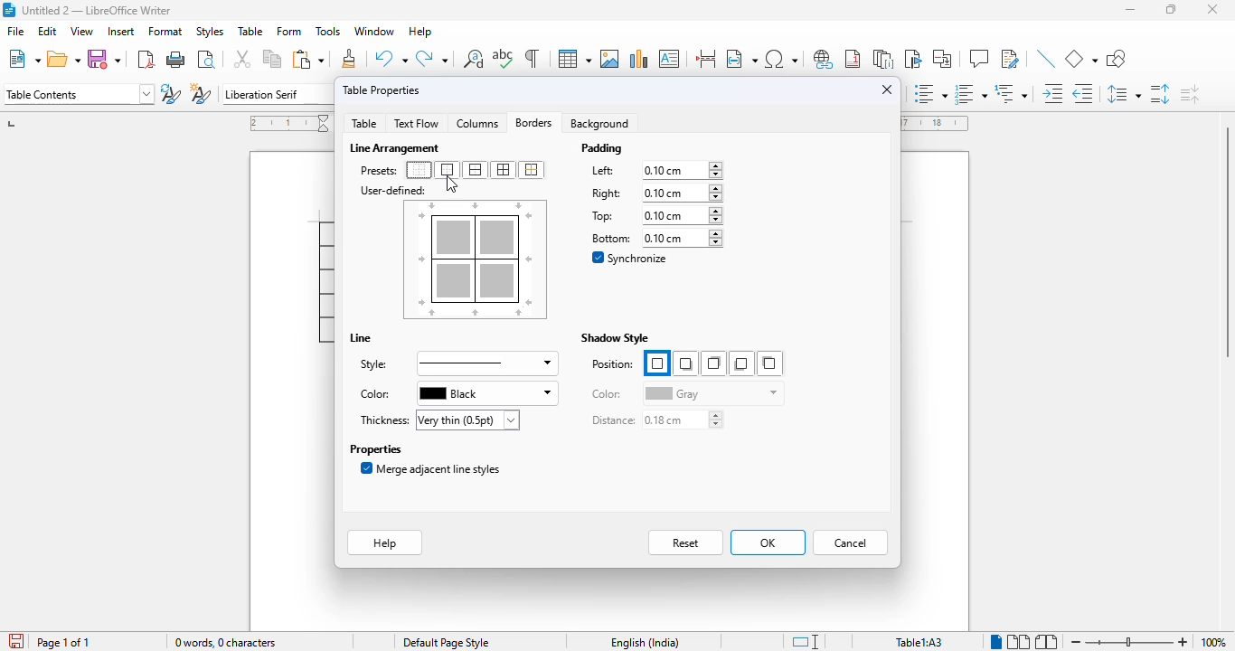 This screenshot has height=651, width=1235. Describe the element at coordinates (16, 641) in the screenshot. I see `click to save the document` at that location.